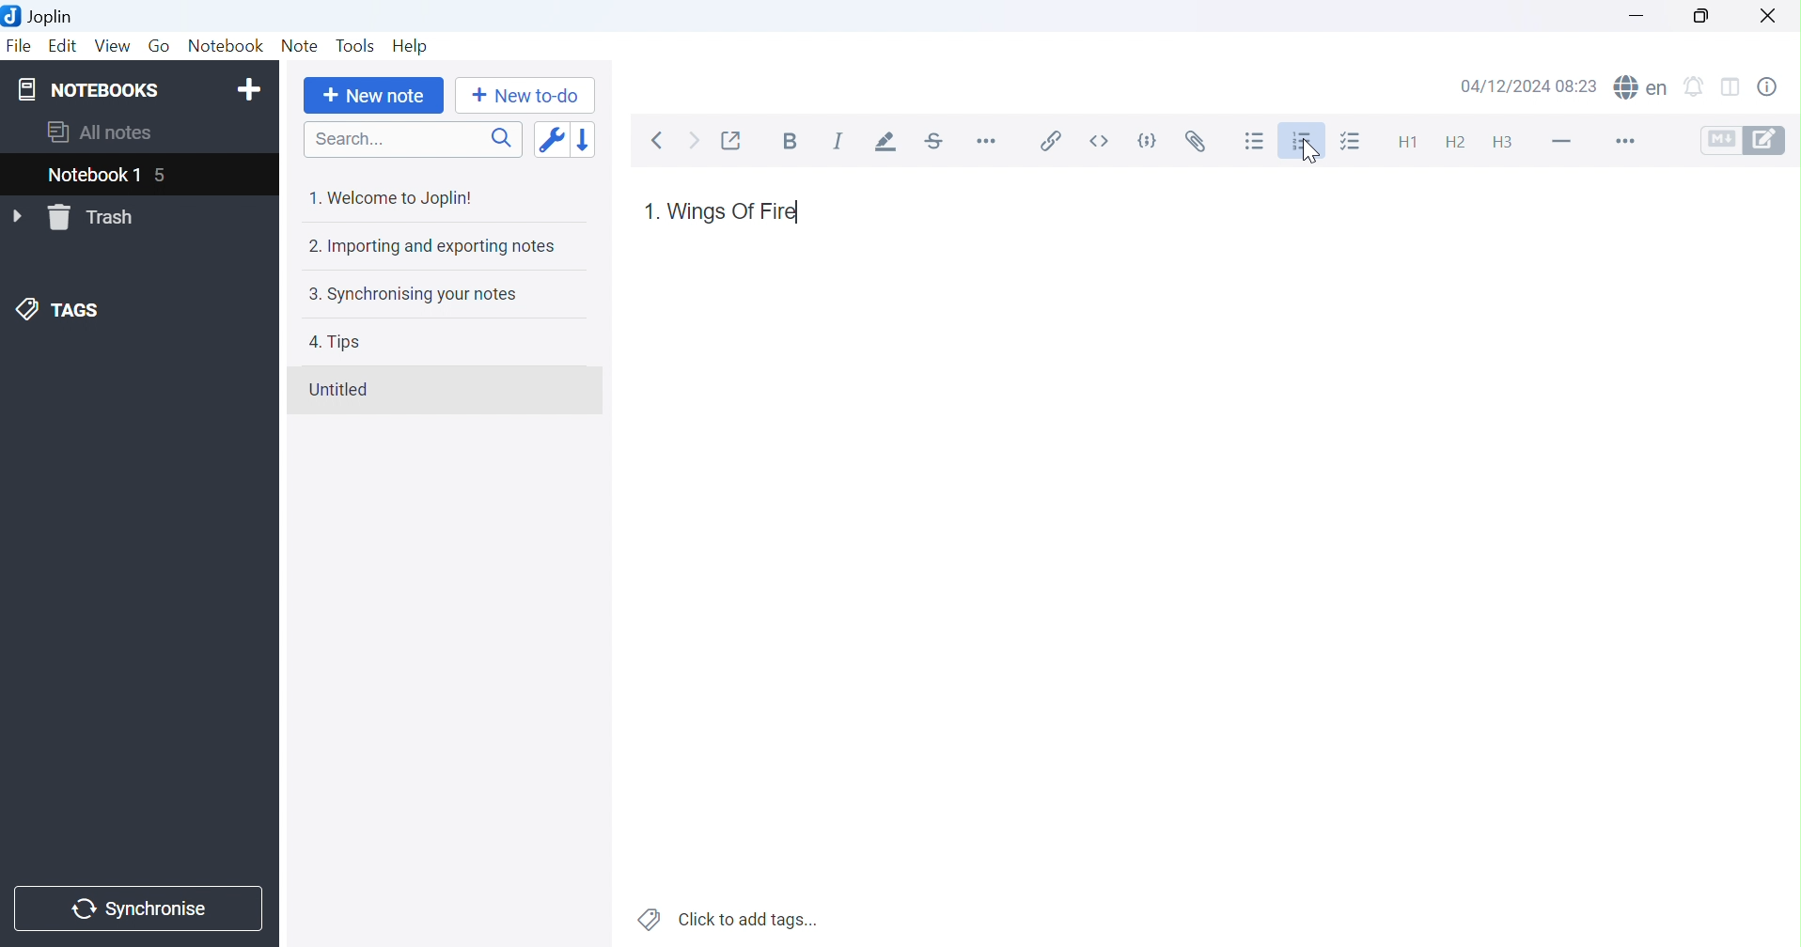 This screenshot has width=1801, height=947. What do you see at coordinates (1256, 140) in the screenshot?
I see `Bulleted list` at bounding box center [1256, 140].